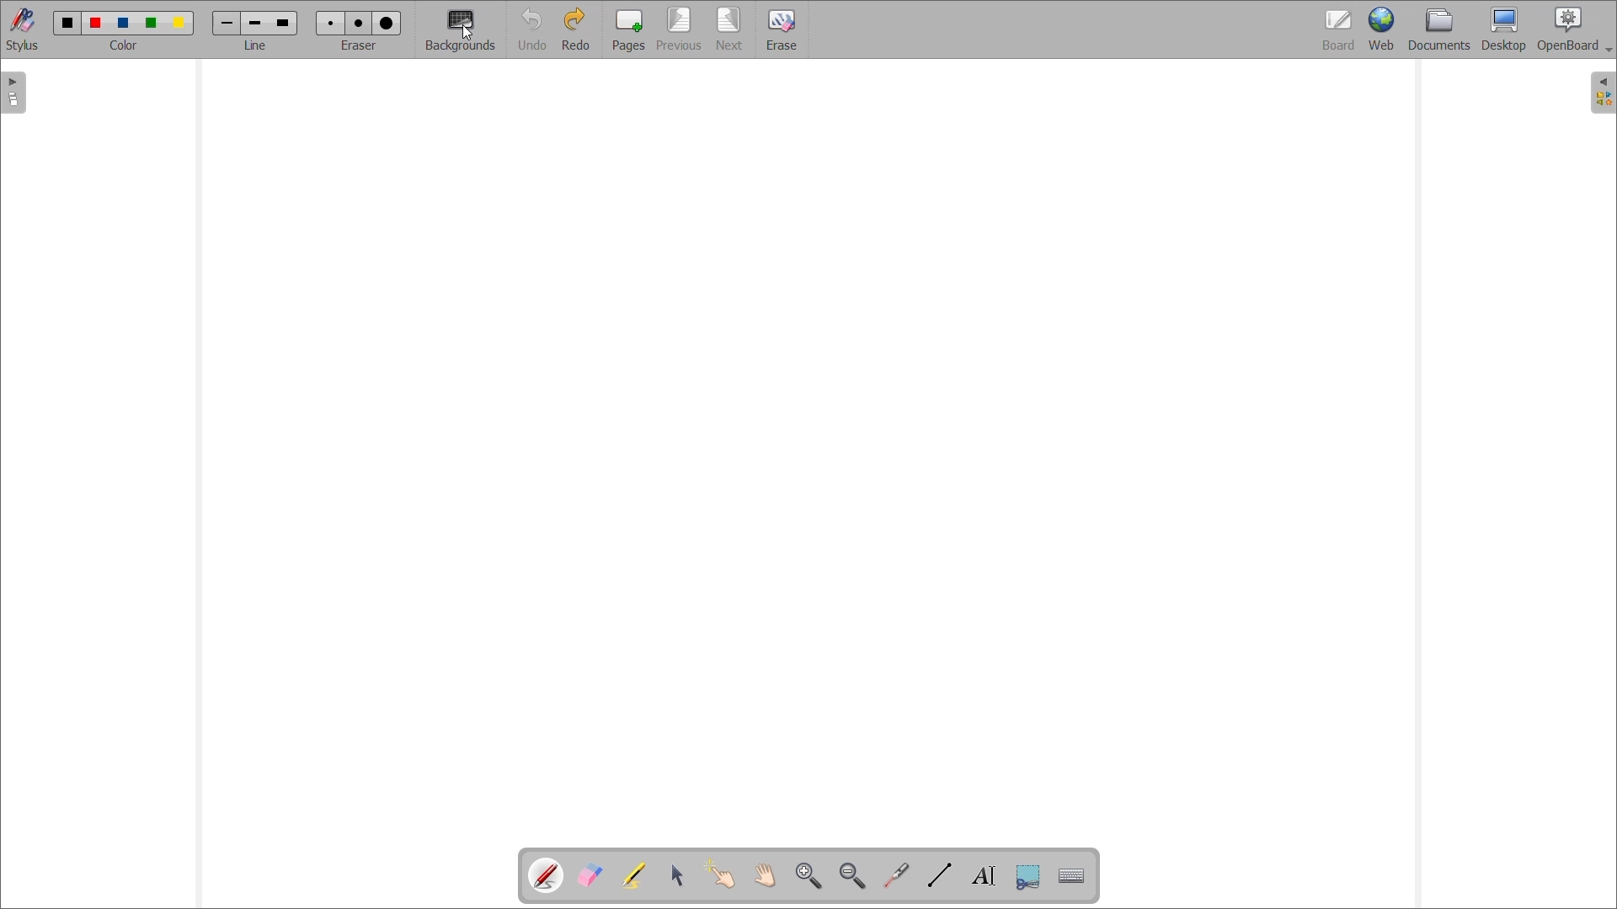 This screenshot has height=909, width=1617. I want to click on color, so click(128, 46).